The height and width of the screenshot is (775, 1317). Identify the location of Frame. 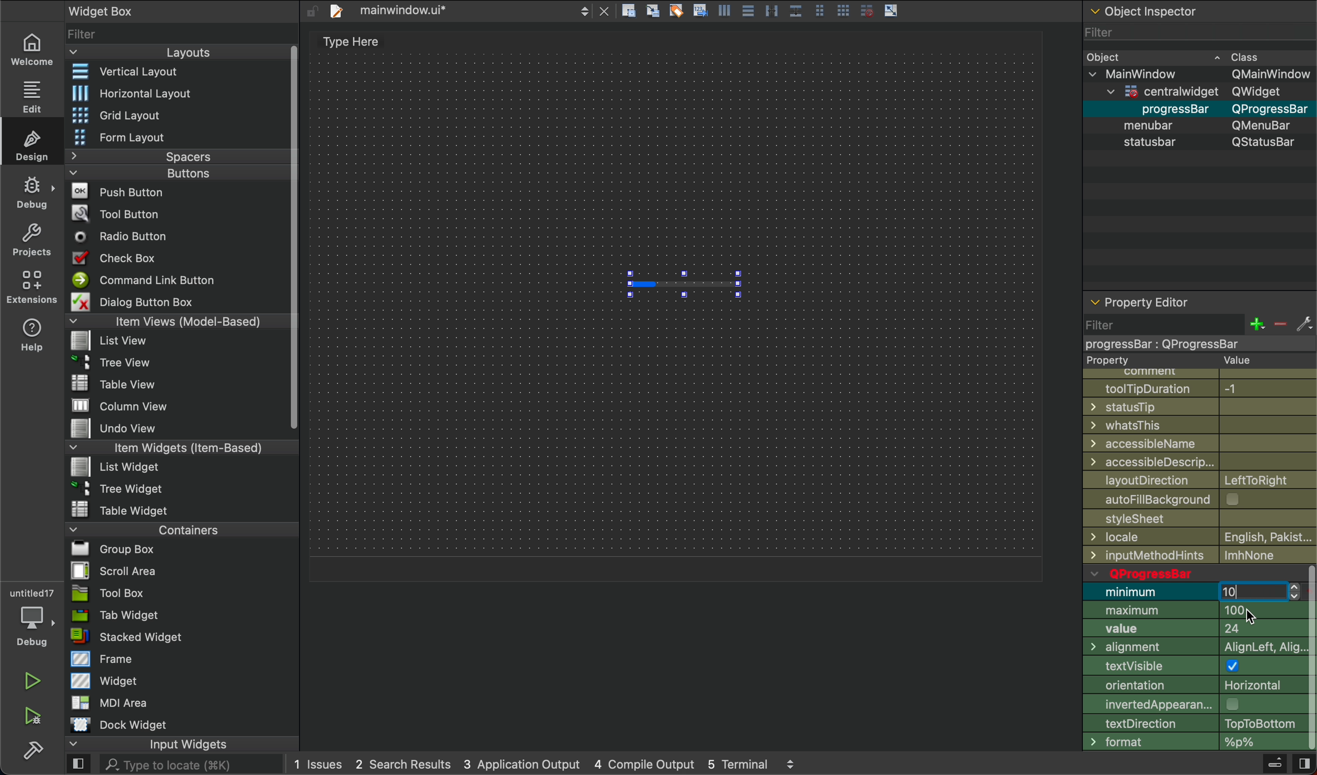
(103, 658).